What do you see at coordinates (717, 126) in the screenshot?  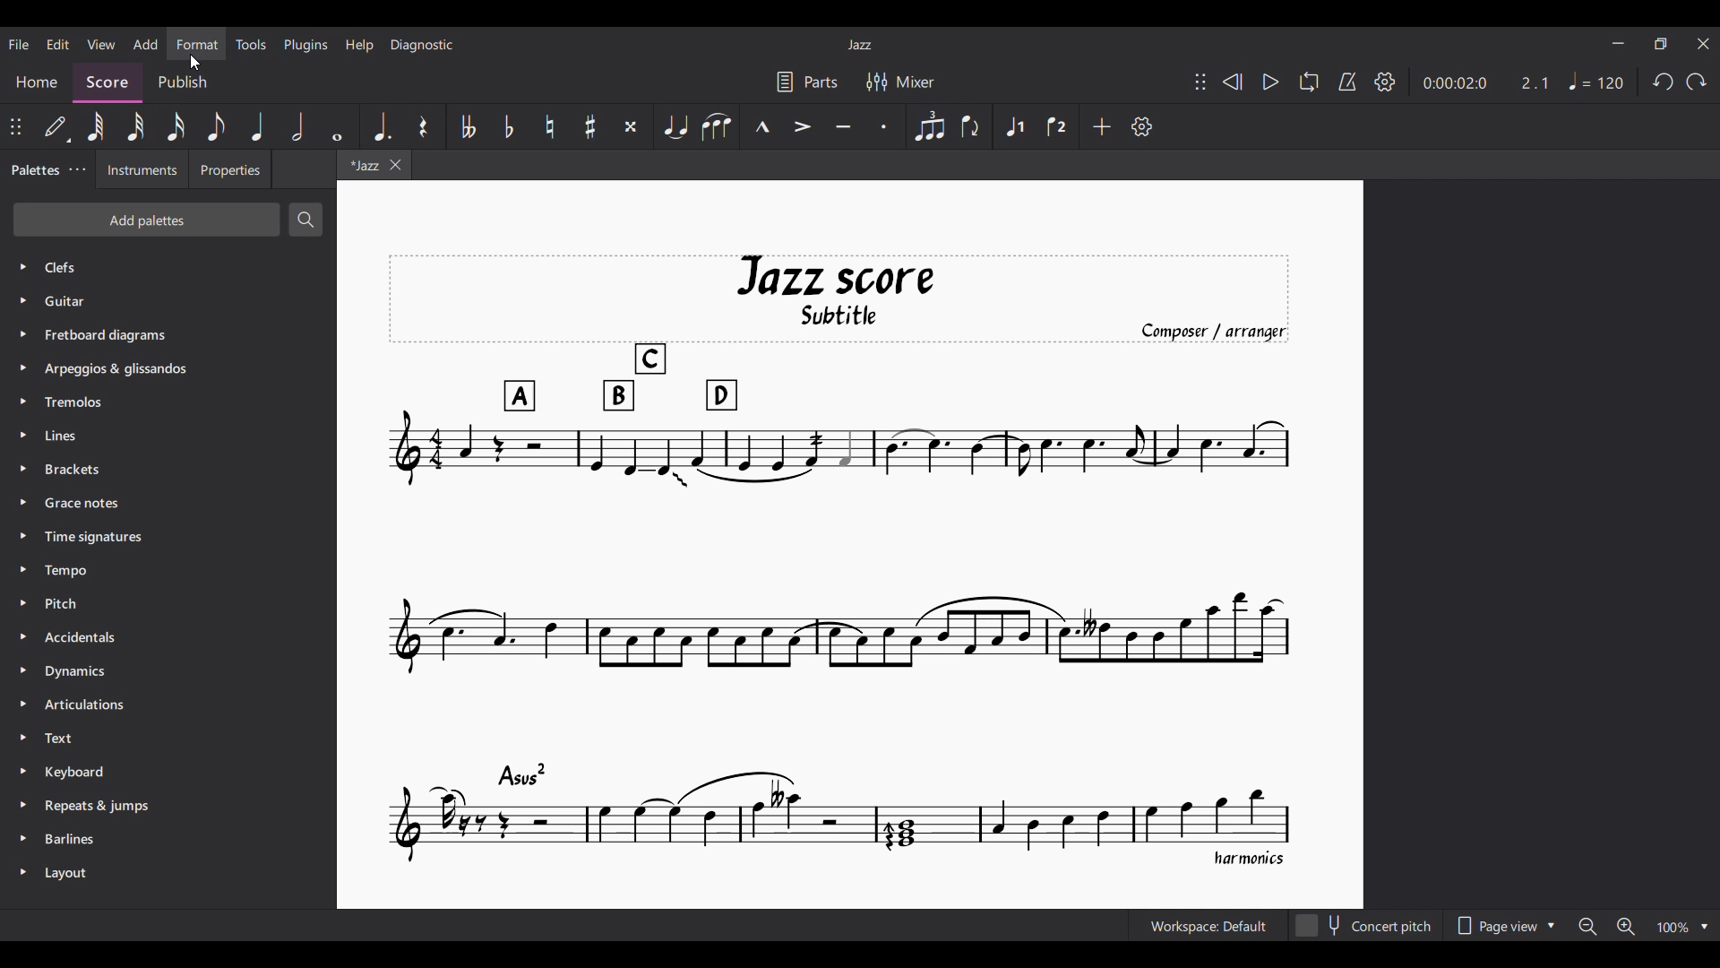 I see `Slur` at bounding box center [717, 126].